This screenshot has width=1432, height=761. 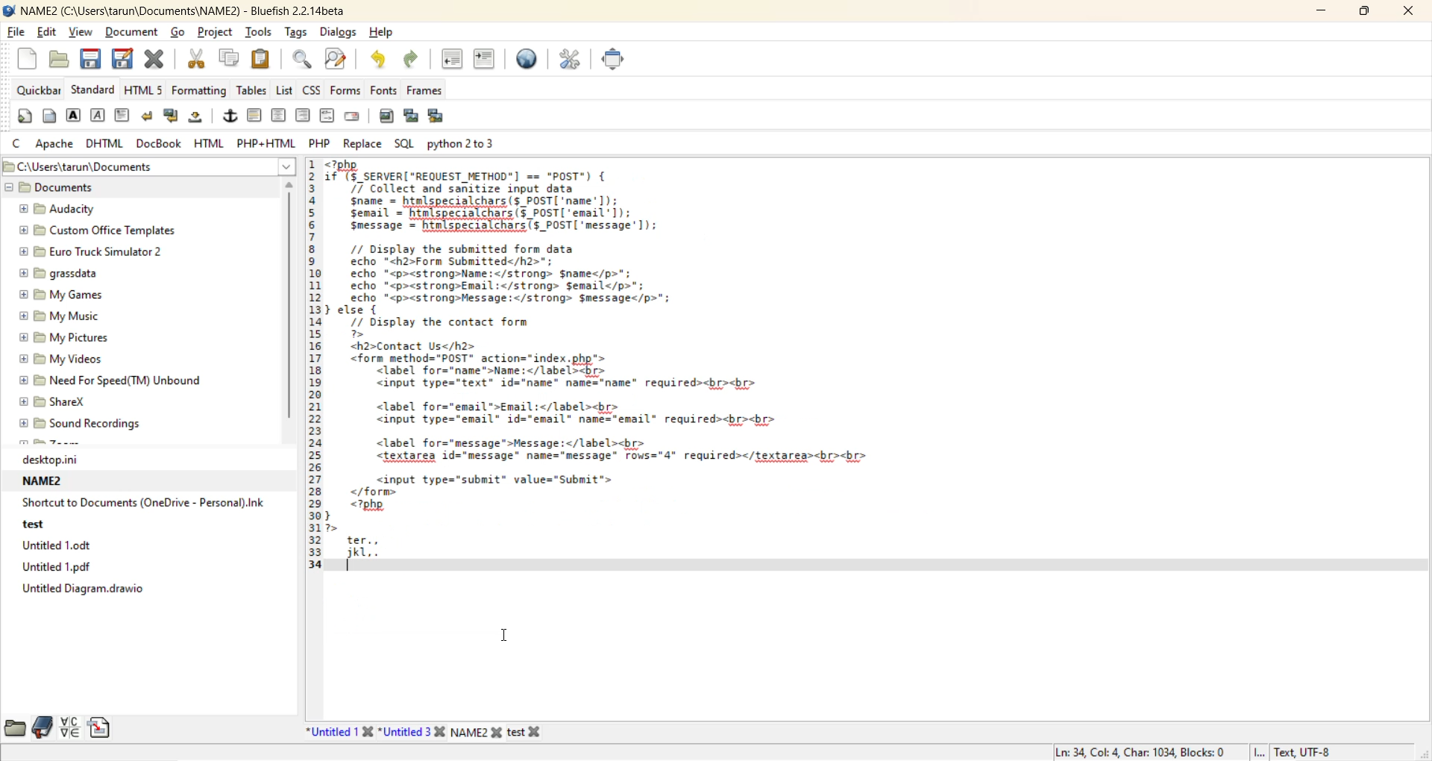 I want to click on formatting, so click(x=198, y=91).